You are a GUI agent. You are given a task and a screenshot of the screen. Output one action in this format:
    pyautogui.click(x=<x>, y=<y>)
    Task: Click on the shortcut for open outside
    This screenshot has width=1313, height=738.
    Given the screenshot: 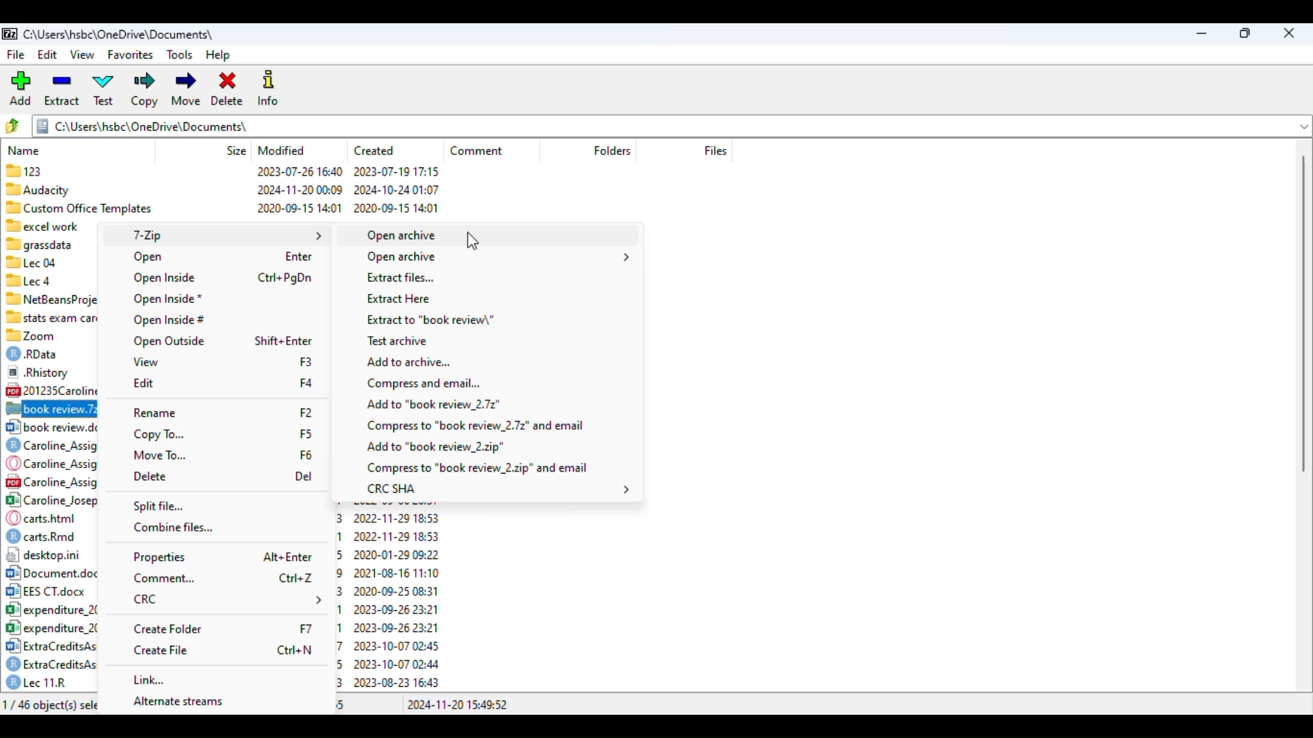 What is the action you would take?
    pyautogui.click(x=284, y=341)
    